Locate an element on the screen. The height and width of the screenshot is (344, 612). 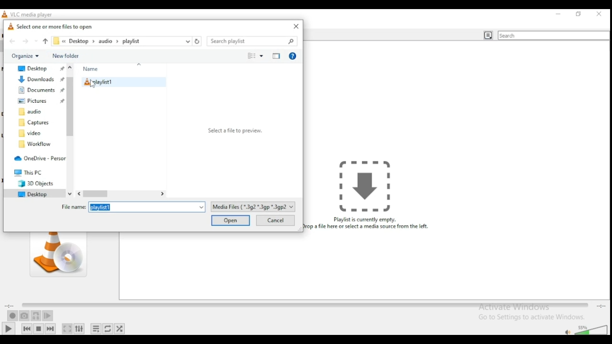
stop is located at coordinates (40, 329).